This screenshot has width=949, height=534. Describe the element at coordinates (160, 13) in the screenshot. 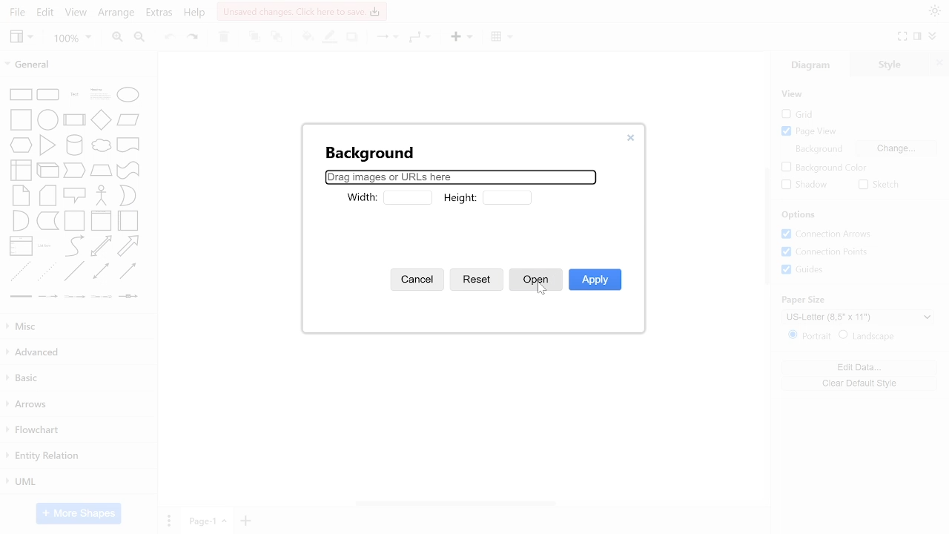

I see `extras` at that location.